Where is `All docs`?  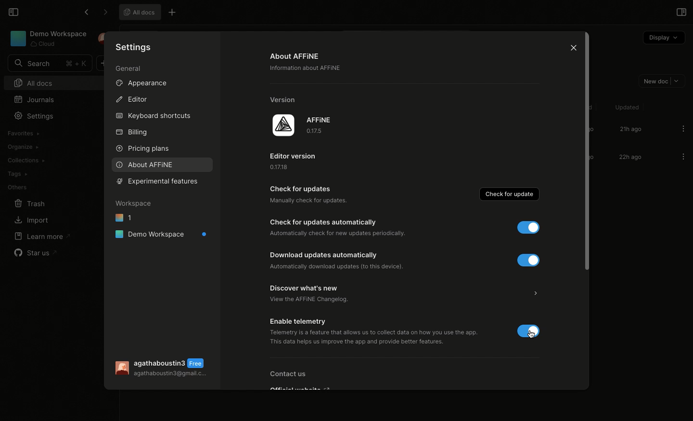
All docs is located at coordinates (47, 83).